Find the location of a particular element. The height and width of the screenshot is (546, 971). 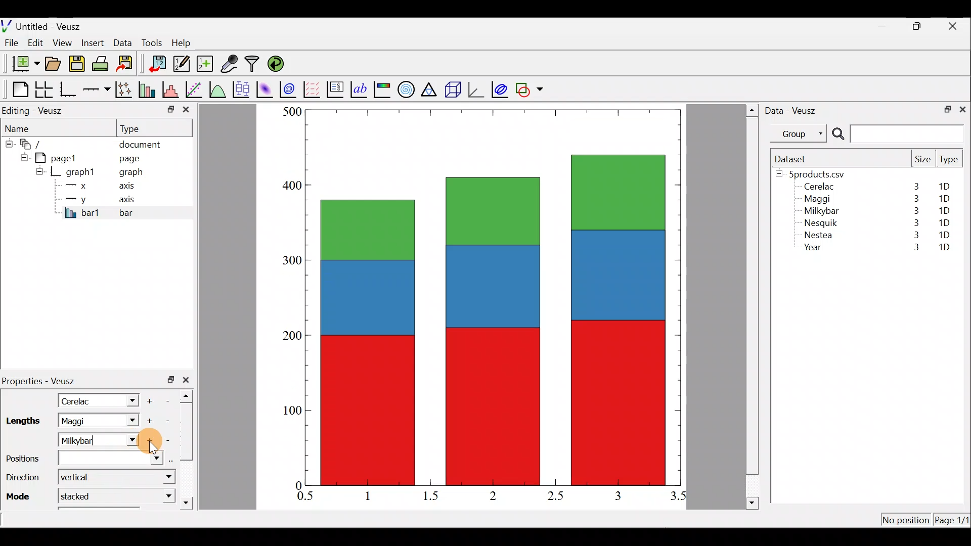

0.5 is located at coordinates (305, 497).